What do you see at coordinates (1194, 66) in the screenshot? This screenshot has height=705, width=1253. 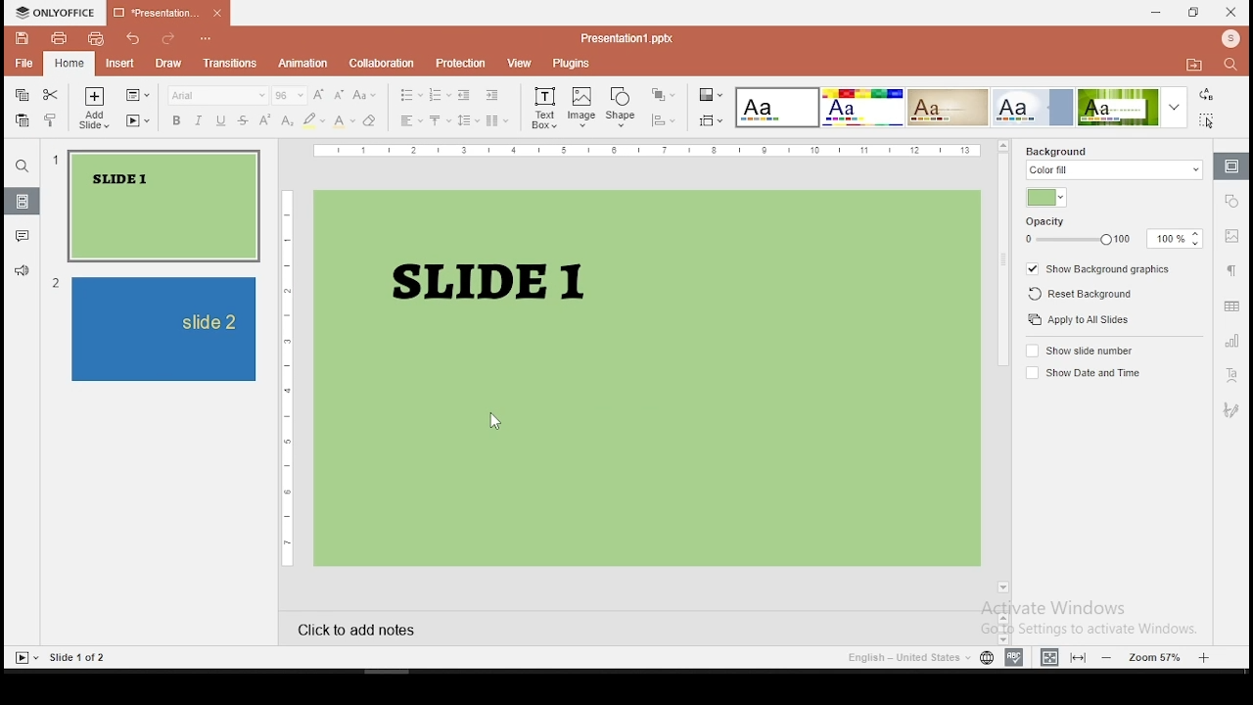 I see `open file location` at bounding box center [1194, 66].